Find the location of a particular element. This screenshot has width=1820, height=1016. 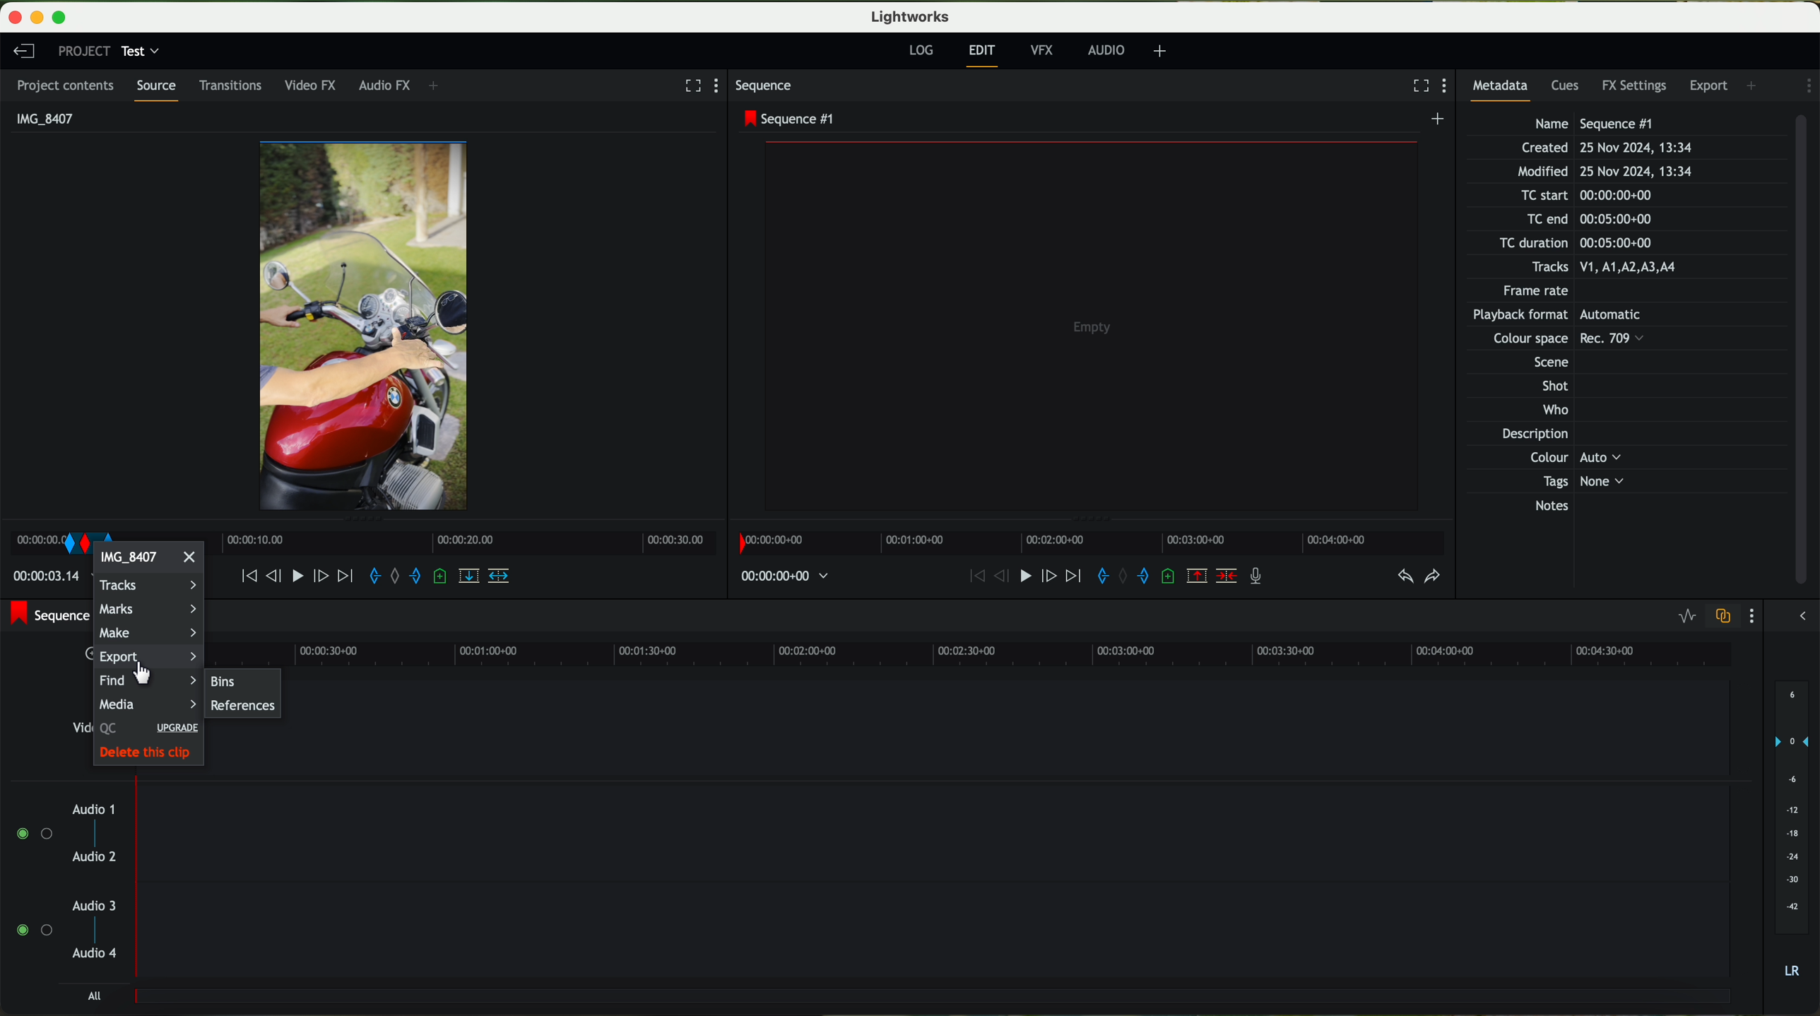

redo is located at coordinates (1432, 578).